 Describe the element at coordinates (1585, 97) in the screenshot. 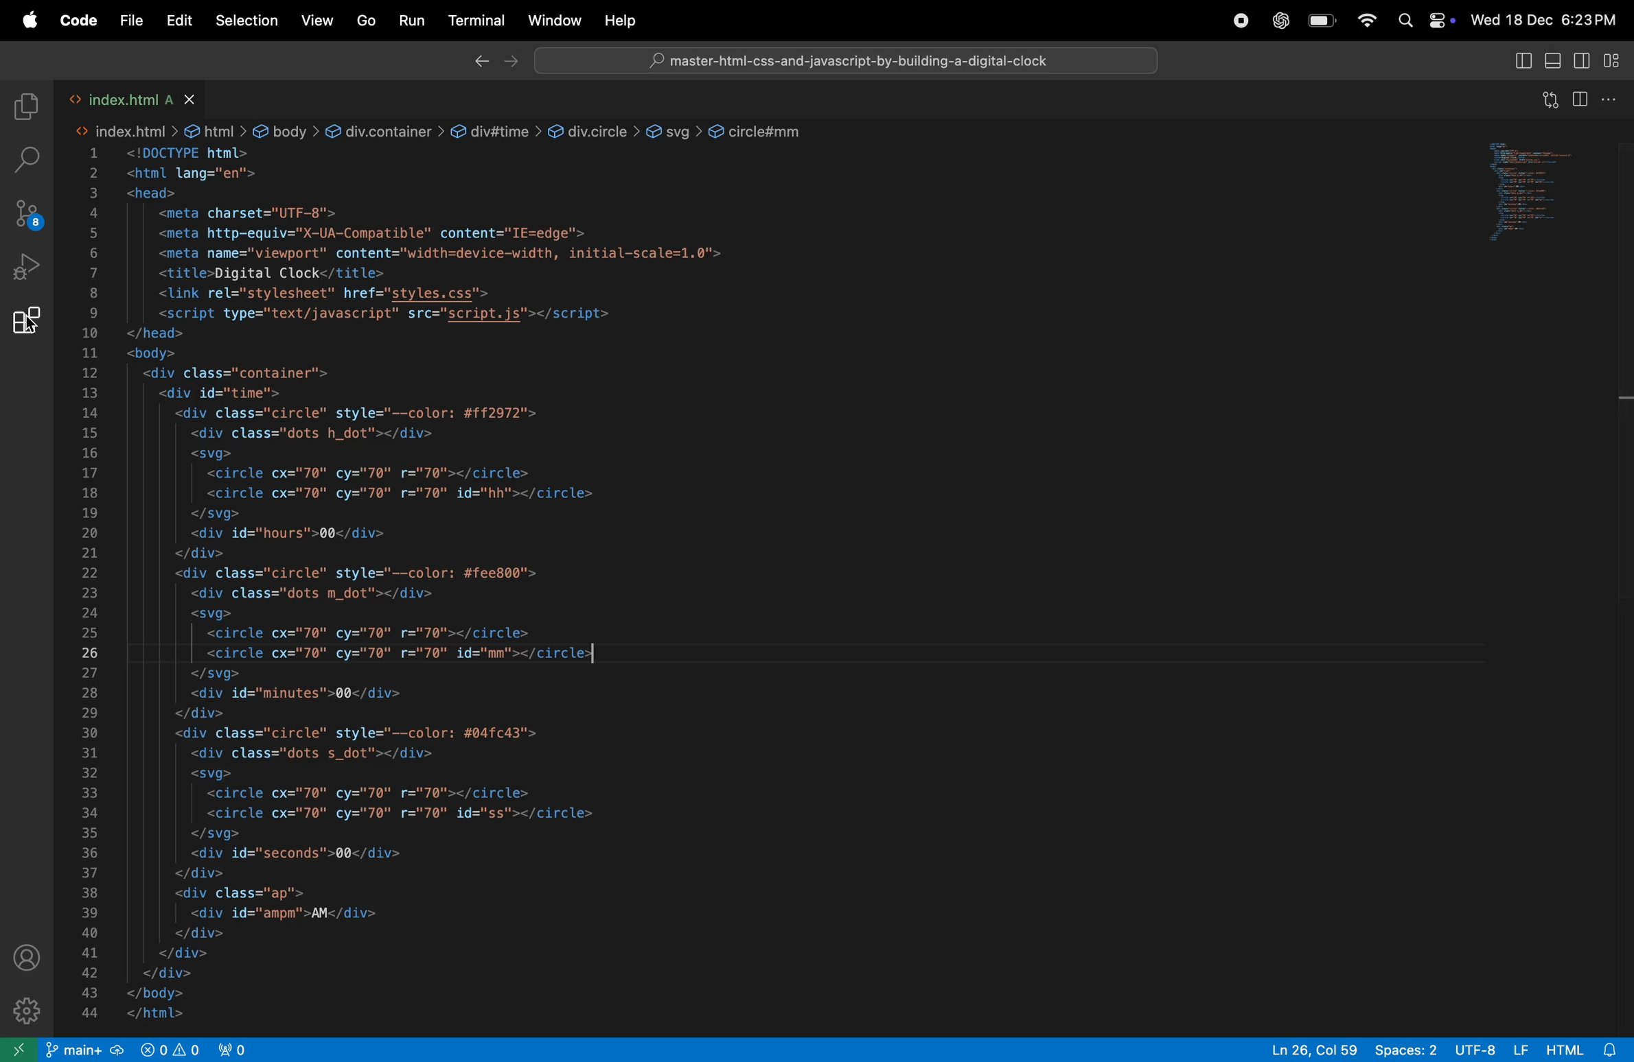

I see `split editor` at that location.